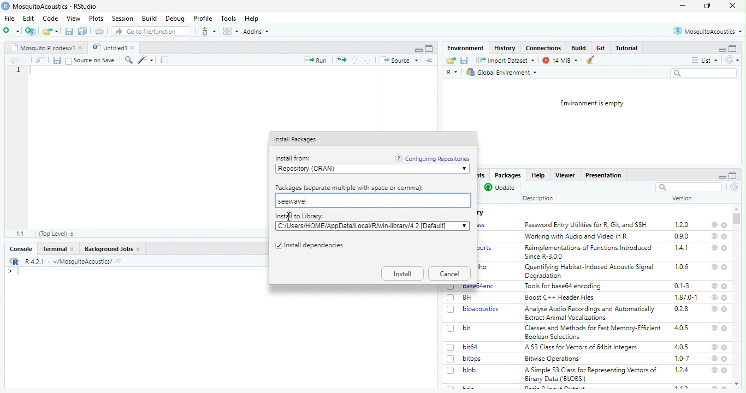 This screenshot has height=393, width=746. What do you see at coordinates (501, 188) in the screenshot?
I see `update` at bounding box center [501, 188].